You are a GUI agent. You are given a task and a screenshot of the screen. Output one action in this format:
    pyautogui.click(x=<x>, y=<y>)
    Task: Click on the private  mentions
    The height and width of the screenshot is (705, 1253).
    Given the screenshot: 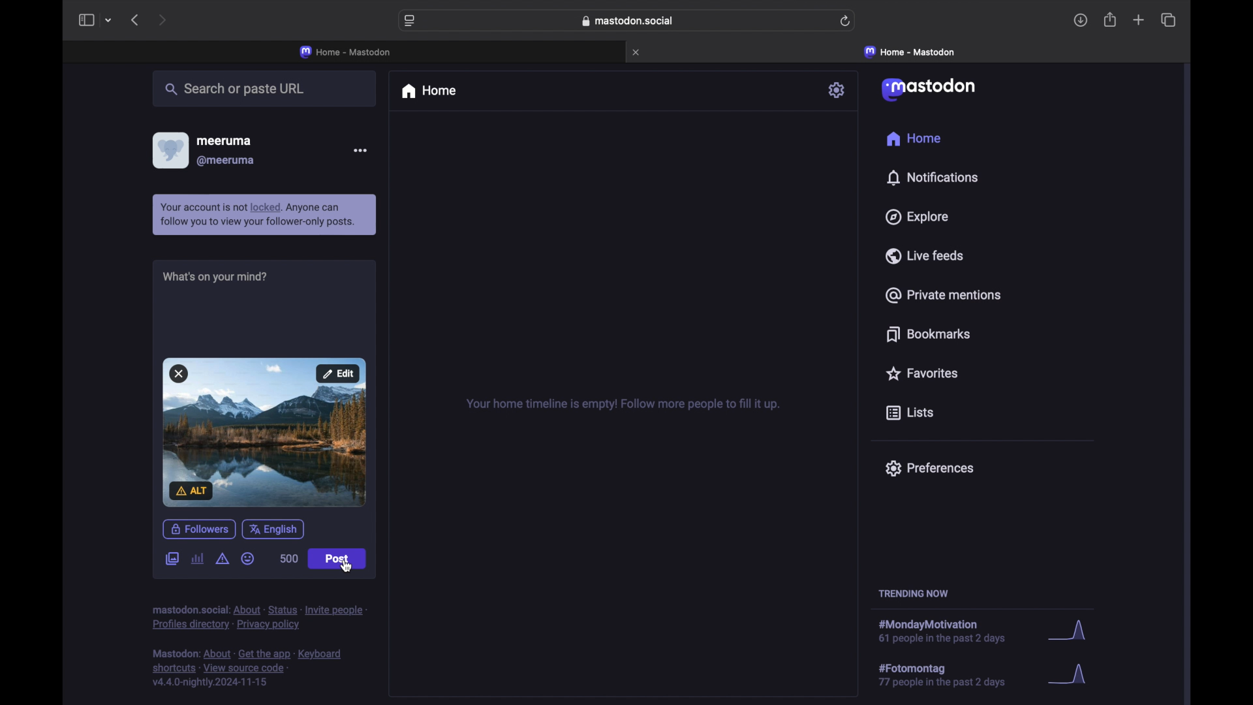 What is the action you would take?
    pyautogui.click(x=942, y=295)
    